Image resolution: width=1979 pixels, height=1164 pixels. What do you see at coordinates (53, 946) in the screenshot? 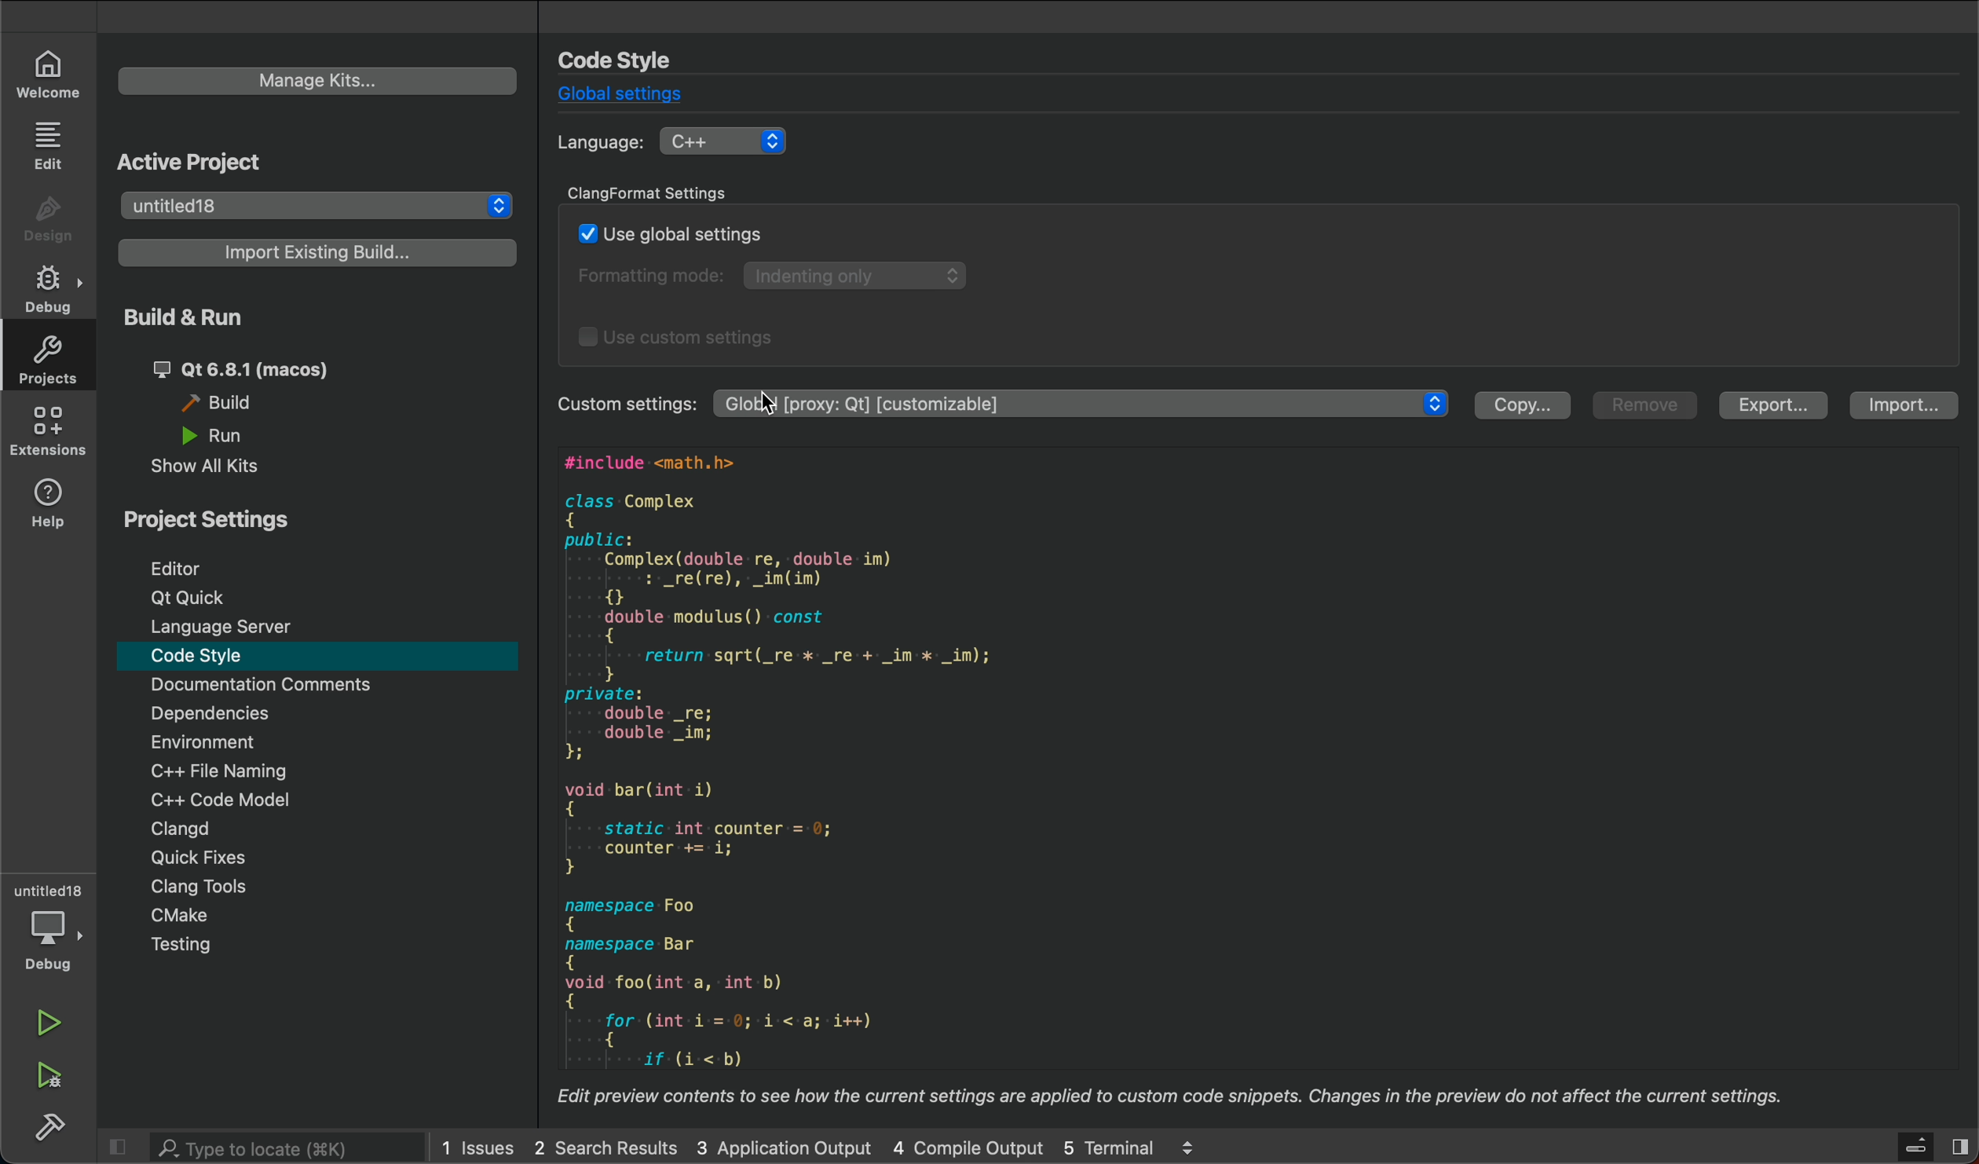
I see `debug` at bounding box center [53, 946].